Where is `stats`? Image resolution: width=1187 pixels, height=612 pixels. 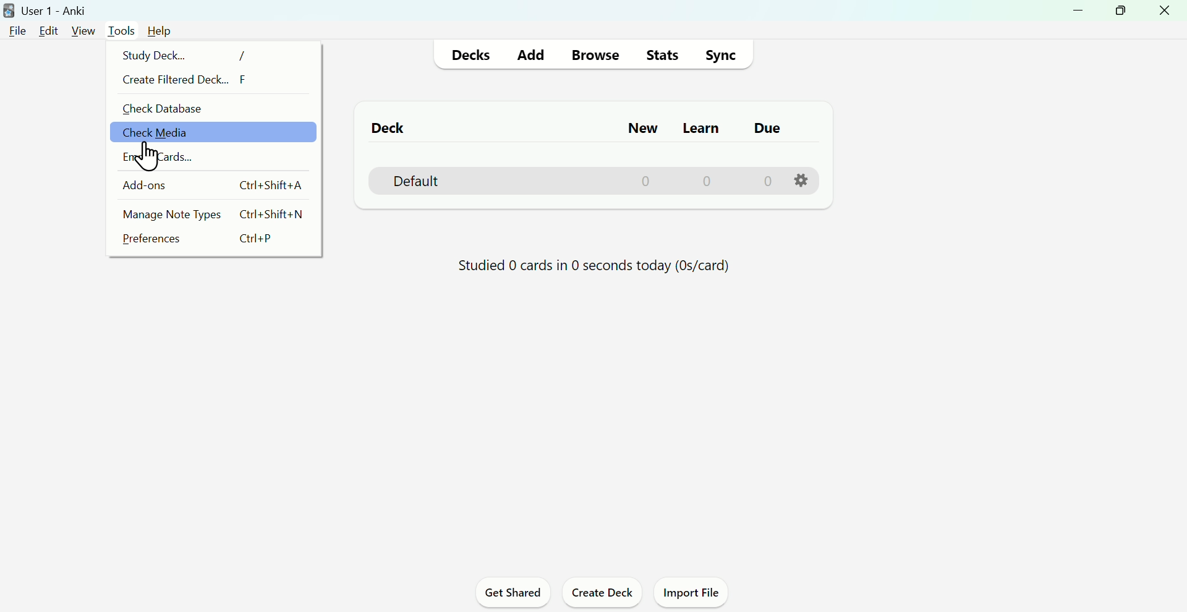
stats is located at coordinates (661, 54).